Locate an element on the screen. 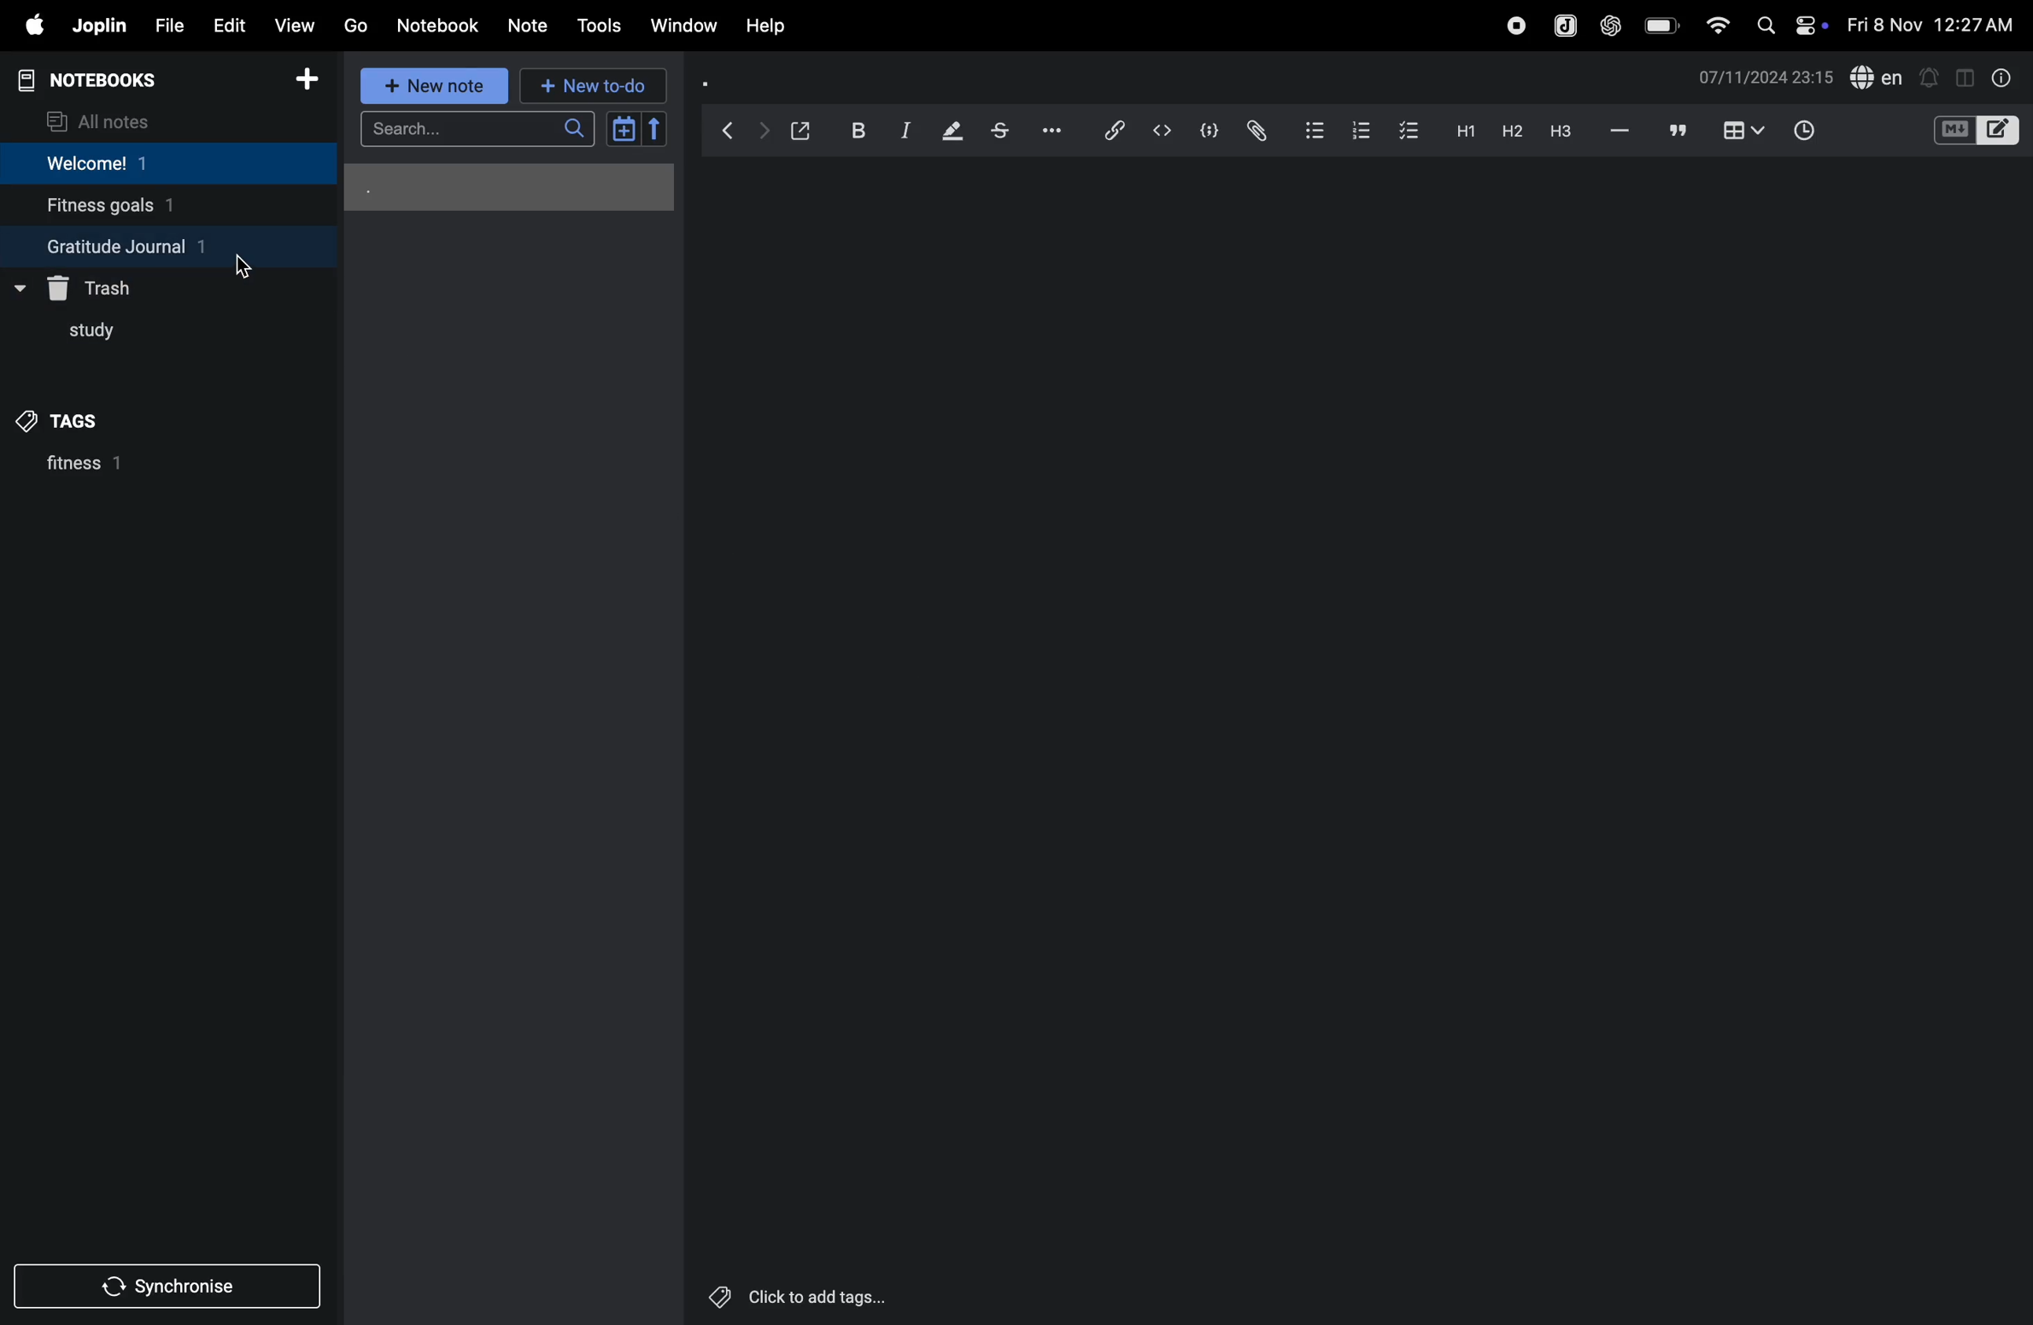 Image resolution: width=2033 pixels, height=1325 pixels. click to add tags is located at coordinates (789, 1293).